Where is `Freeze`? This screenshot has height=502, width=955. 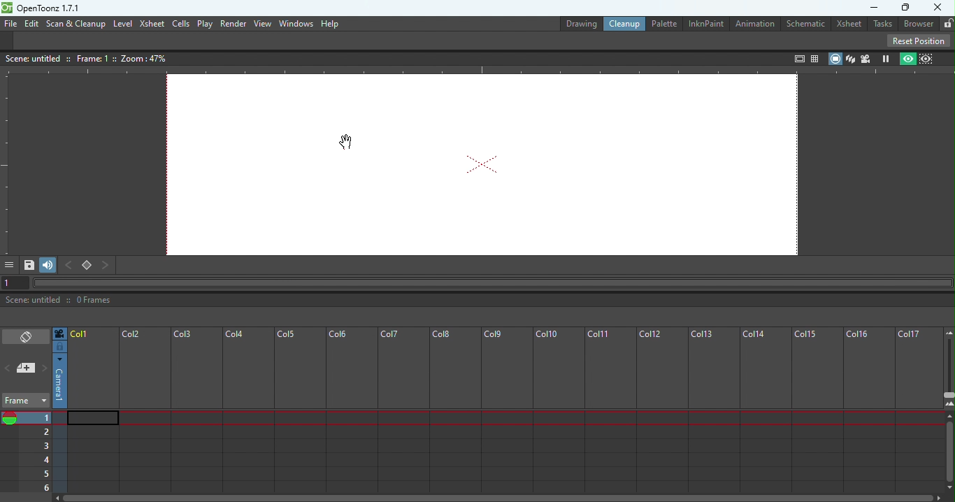
Freeze is located at coordinates (886, 58).